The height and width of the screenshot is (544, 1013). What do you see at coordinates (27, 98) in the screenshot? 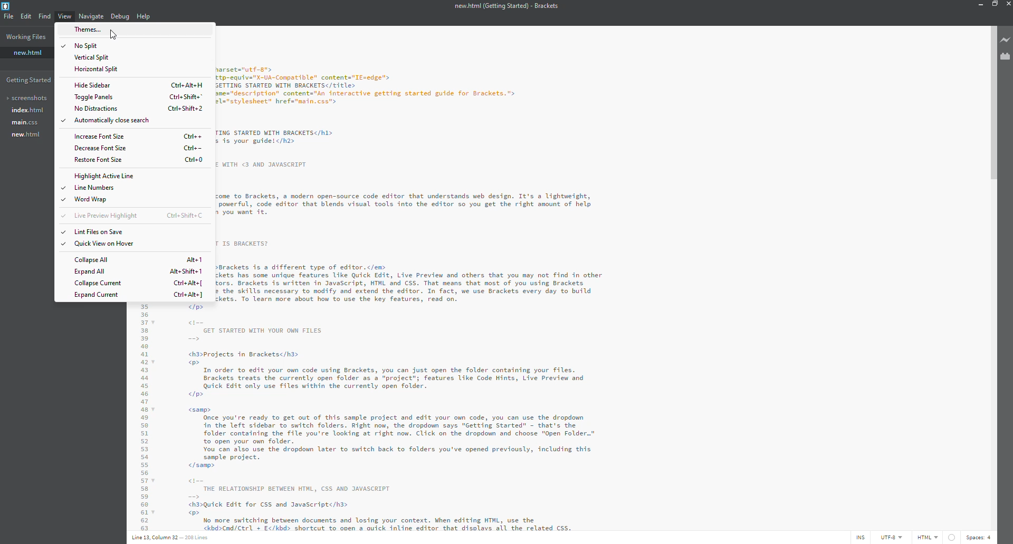
I see `screenshots` at bounding box center [27, 98].